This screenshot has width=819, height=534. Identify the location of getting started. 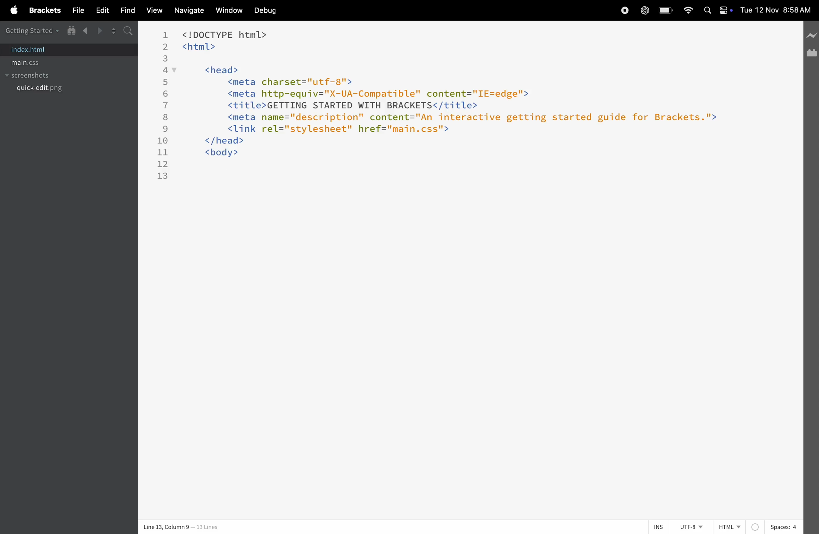
(32, 30).